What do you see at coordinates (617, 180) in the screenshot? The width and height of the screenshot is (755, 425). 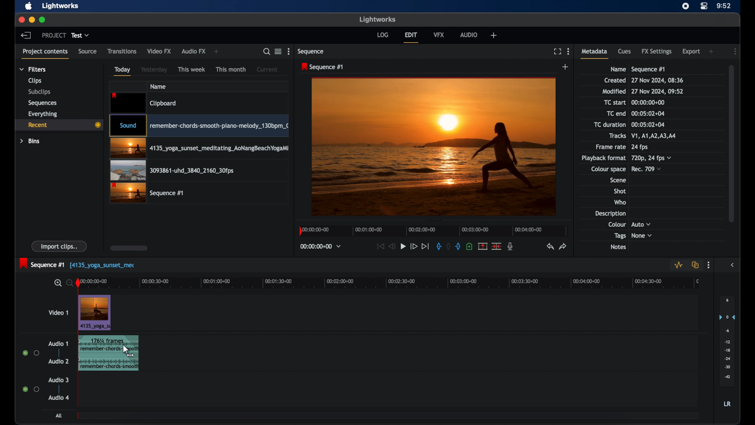 I see `scene` at bounding box center [617, 180].